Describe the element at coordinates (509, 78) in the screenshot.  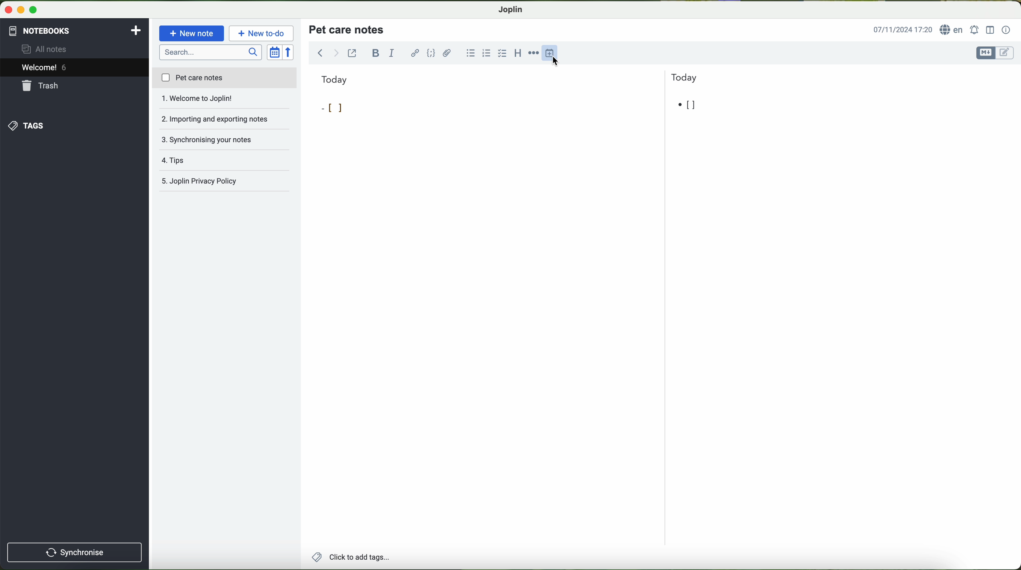
I see `today` at that location.